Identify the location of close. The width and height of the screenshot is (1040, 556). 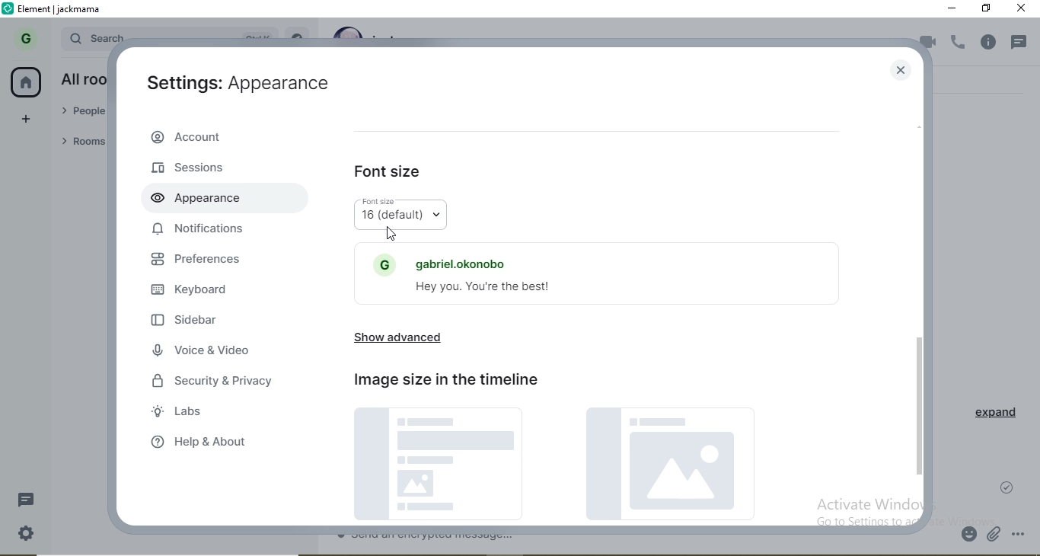
(1022, 11).